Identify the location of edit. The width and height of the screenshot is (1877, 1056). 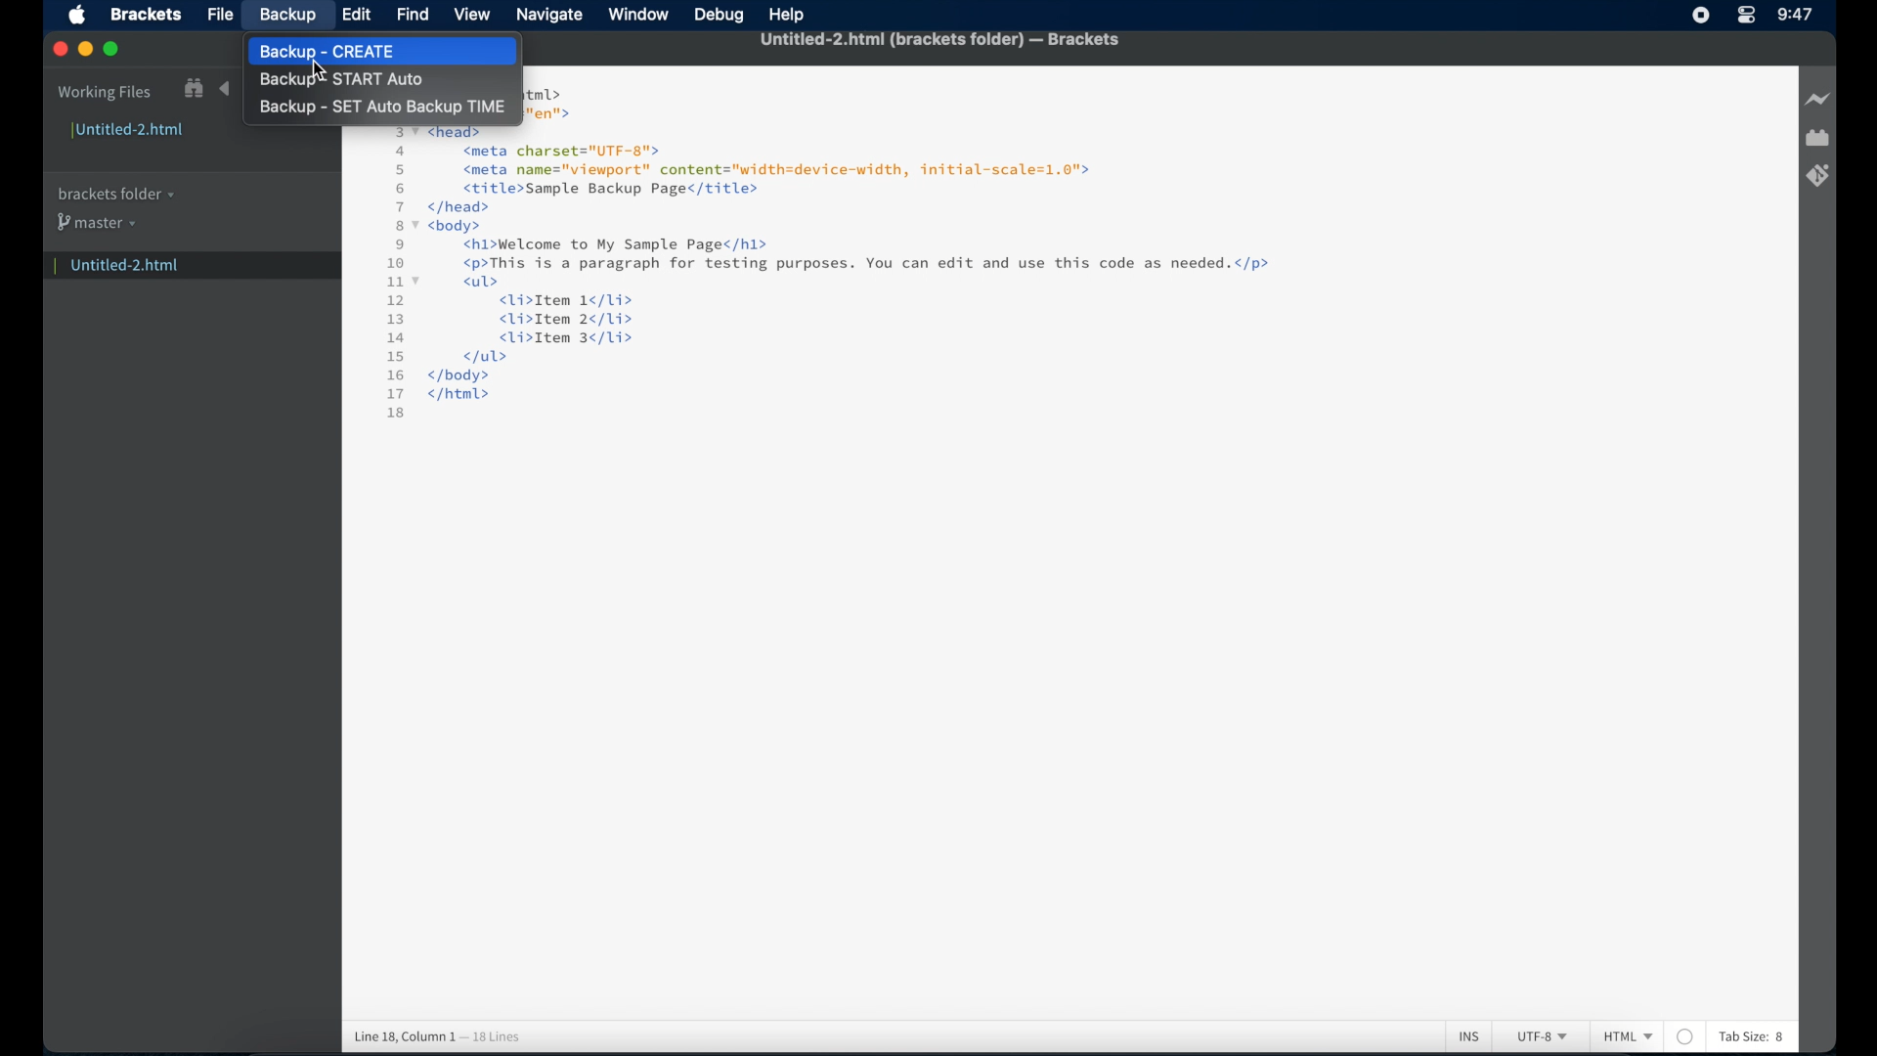
(357, 15).